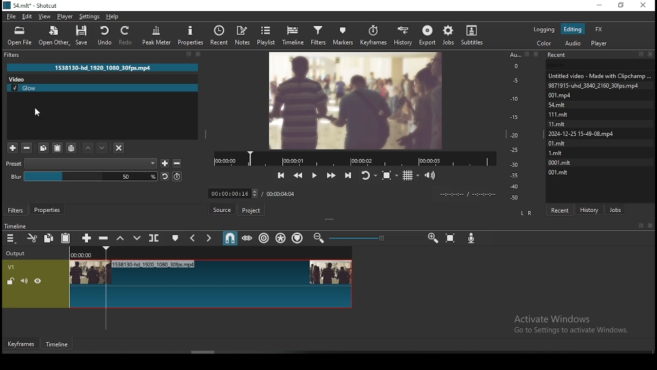 Image resolution: width=657 pixels, height=370 pixels. Describe the element at coordinates (242, 35) in the screenshot. I see `notes` at that location.